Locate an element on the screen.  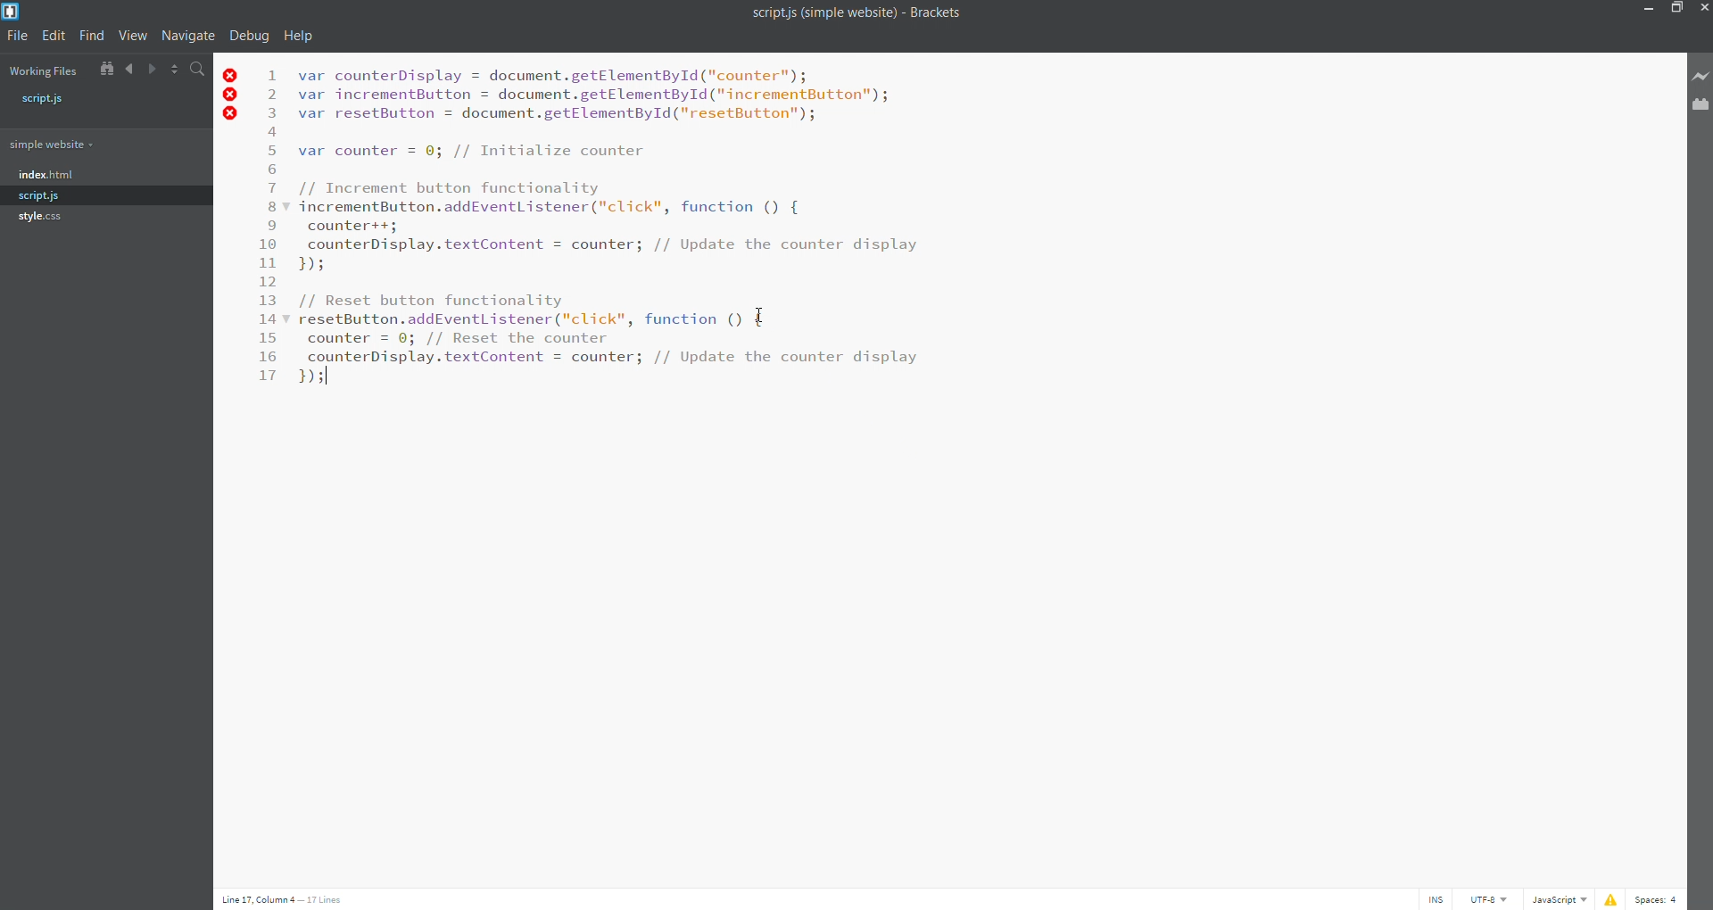
problem list is located at coordinates (1609, 900).